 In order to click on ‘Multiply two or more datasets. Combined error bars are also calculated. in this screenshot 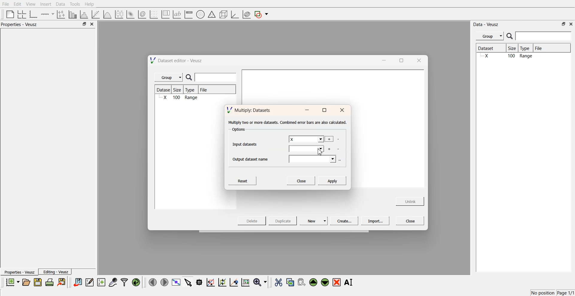, I will do `click(287, 123)`.